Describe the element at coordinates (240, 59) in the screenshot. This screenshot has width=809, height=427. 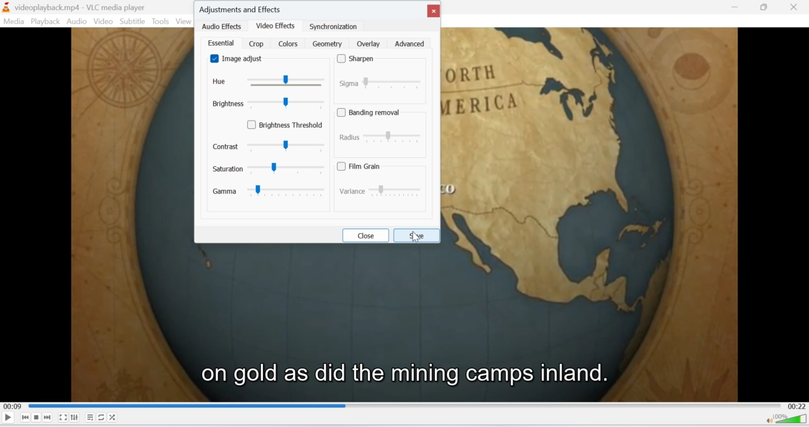
I see `image adjust` at that location.